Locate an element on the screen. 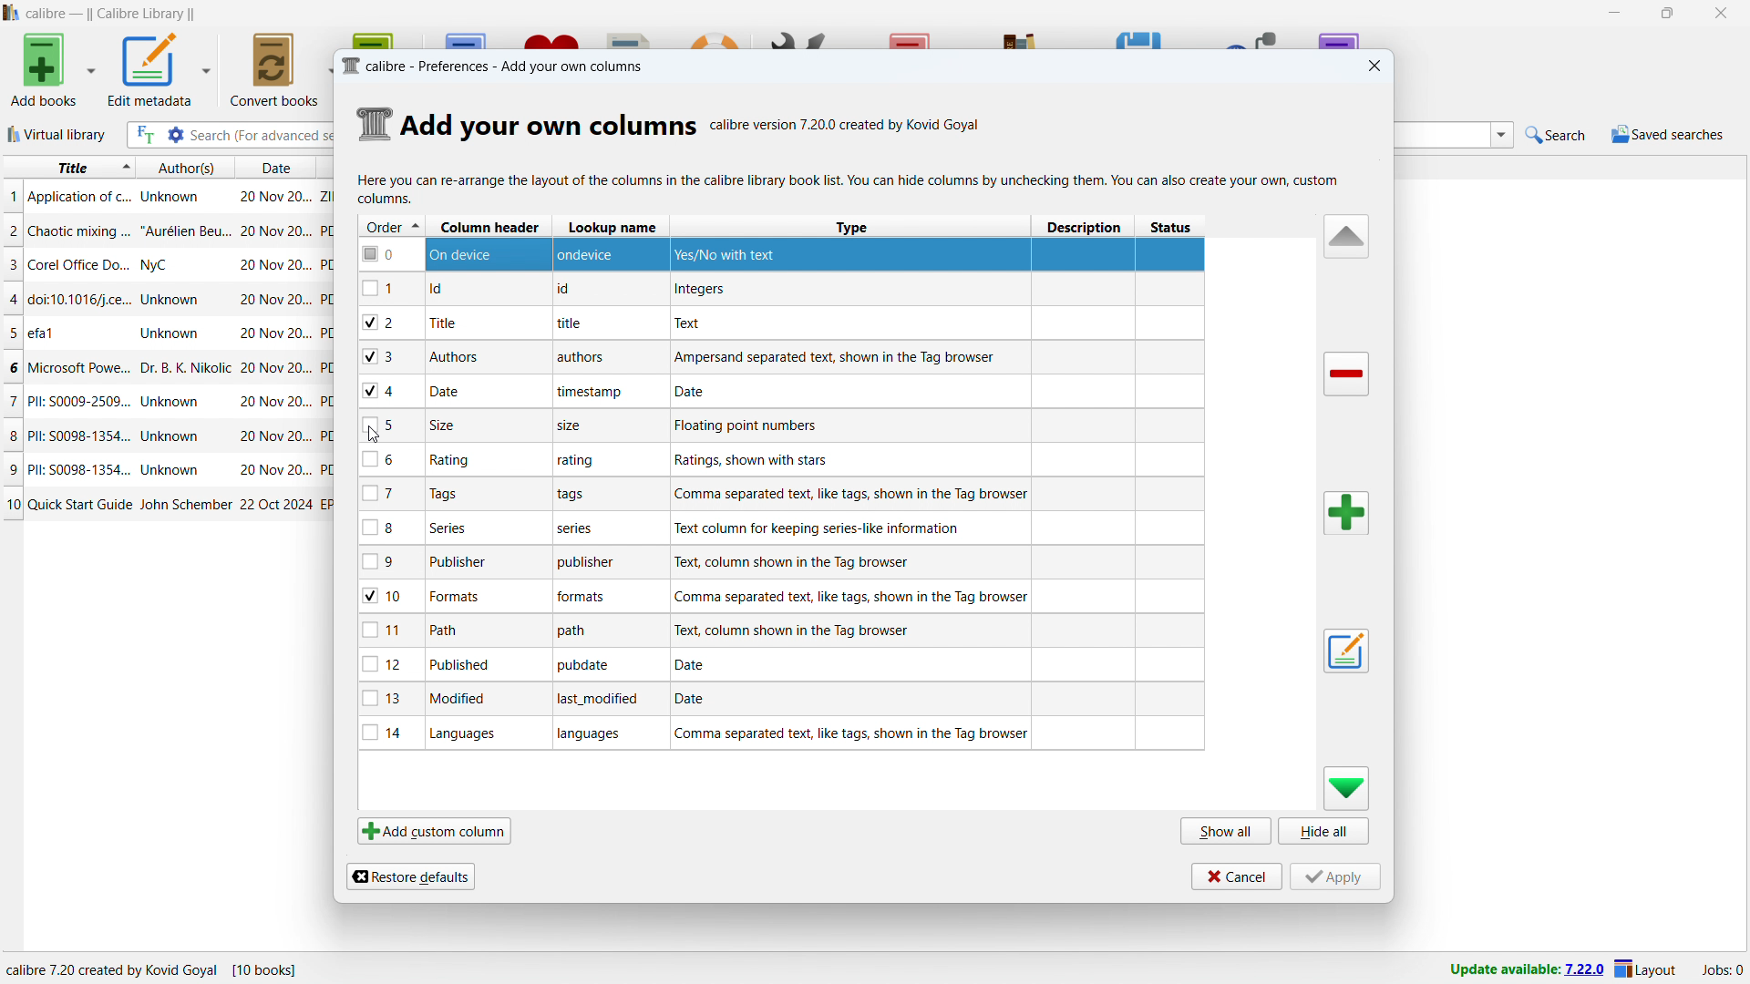 Image resolution: width=1750 pixels, height=984 pixels. 13 is located at coordinates (387, 699).